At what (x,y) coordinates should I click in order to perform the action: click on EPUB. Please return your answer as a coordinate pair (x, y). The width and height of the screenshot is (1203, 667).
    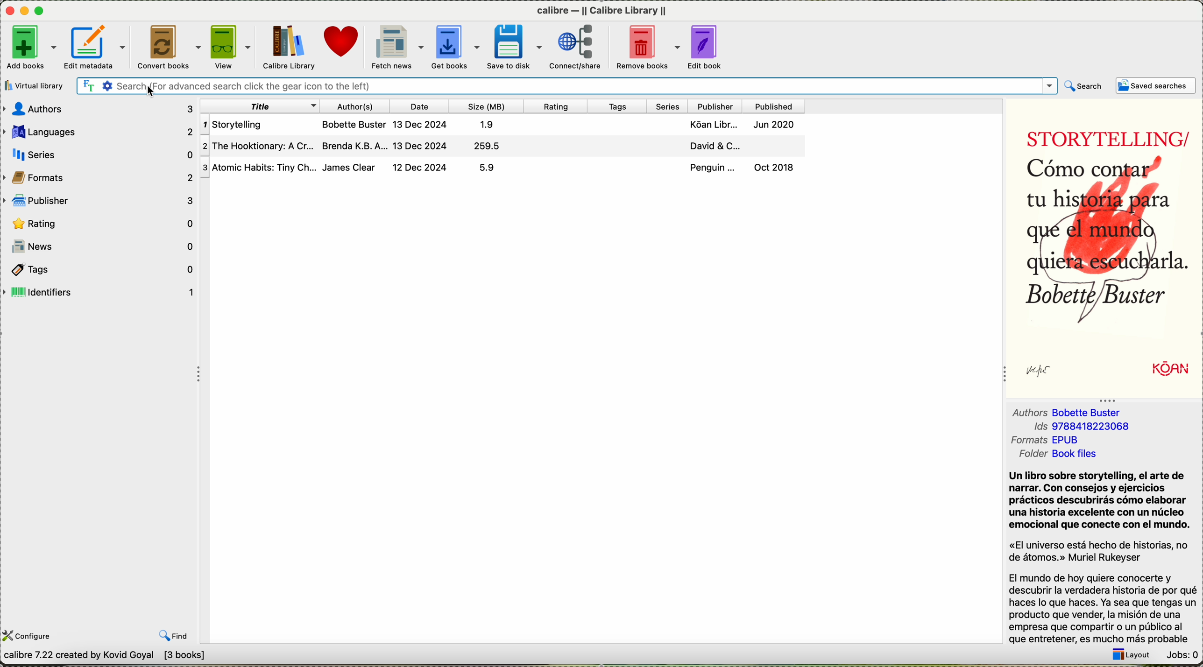
    Looking at the image, I should click on (1070, 441).